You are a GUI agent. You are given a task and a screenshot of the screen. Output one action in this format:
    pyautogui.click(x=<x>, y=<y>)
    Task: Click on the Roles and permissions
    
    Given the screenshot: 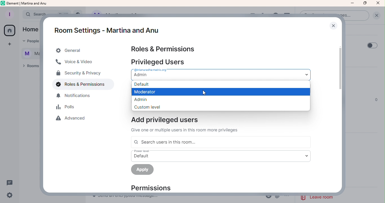 What is the action you would take?
    pyautogui.click(x=79, y=85)
    